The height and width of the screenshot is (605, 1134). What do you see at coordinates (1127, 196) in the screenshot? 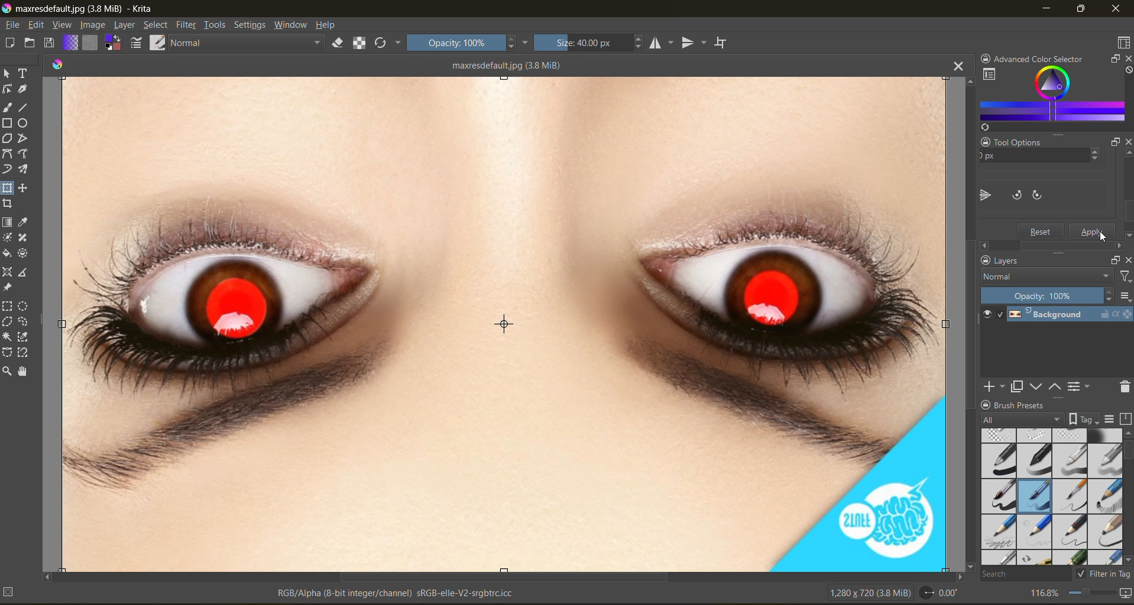
I see `vertical scroll bar` at bounding box center [1127, 196].